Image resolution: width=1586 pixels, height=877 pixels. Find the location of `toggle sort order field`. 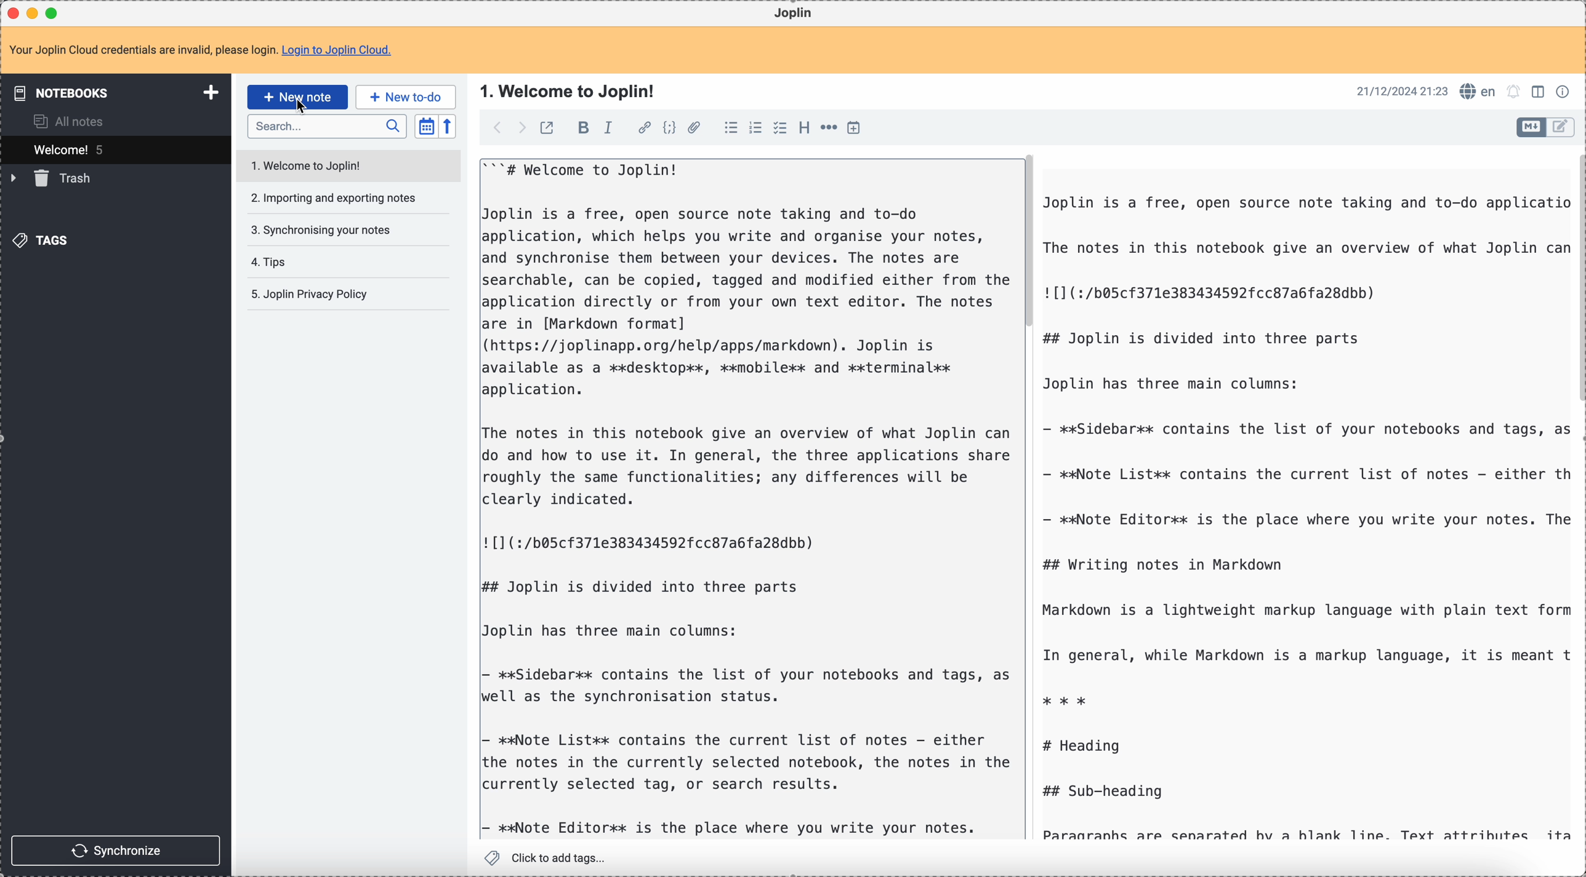

toggle sort order field is located at coordinates (425, 126).